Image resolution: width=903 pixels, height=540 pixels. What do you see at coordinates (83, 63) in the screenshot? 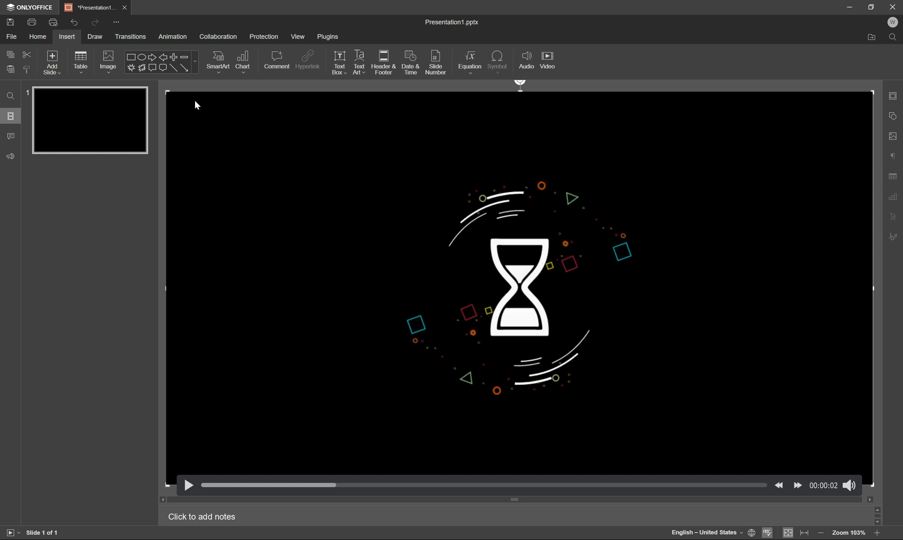
I see `table` at bounding box center [83, 63].